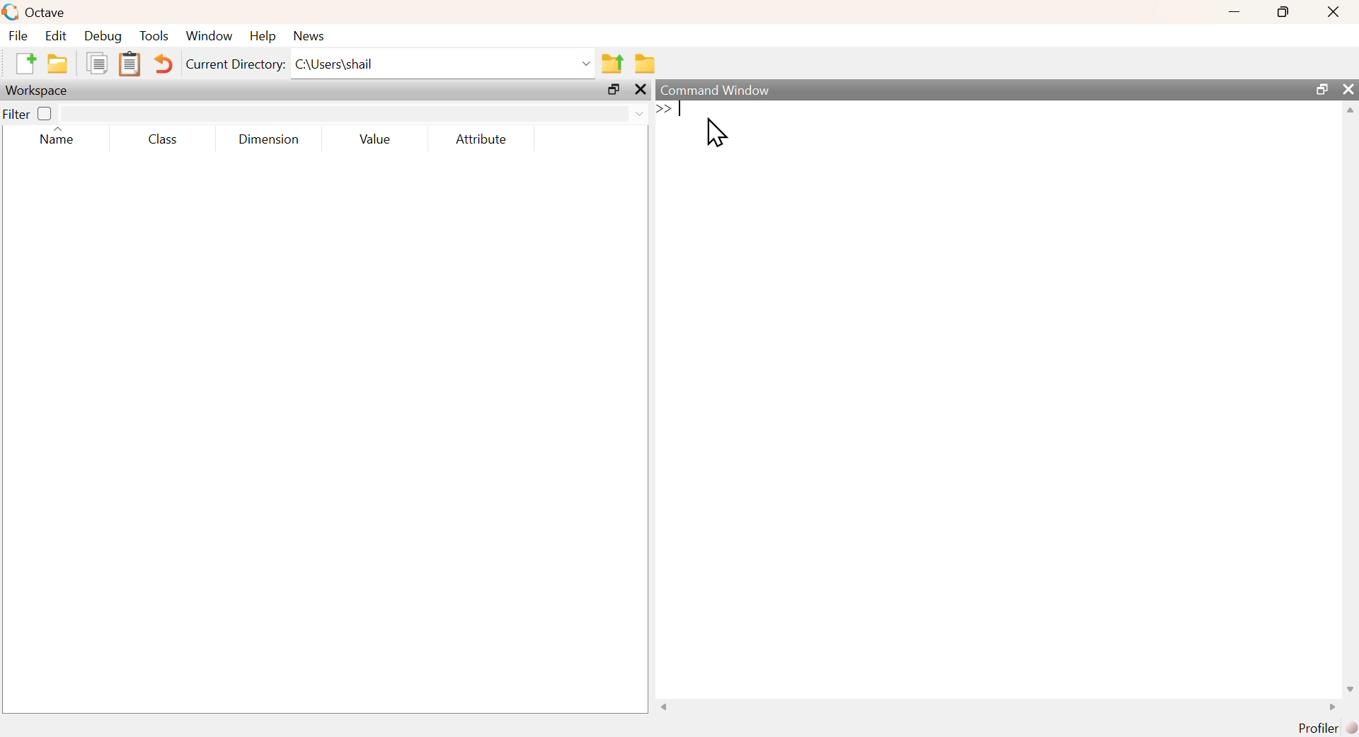 The width and height of the screenshot is (1359, 737). I want to click on Cursor, so click(720, 134).